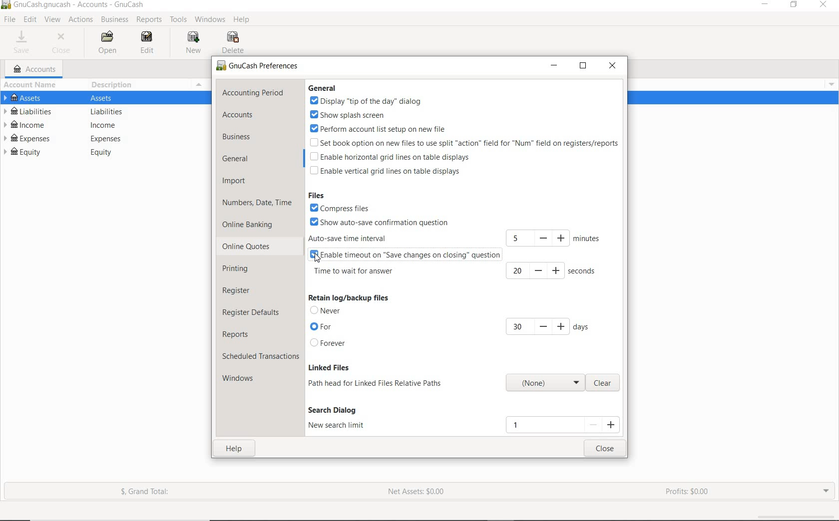 The image size is (839, 521). I want to click on INCOME, so click(102, 124).